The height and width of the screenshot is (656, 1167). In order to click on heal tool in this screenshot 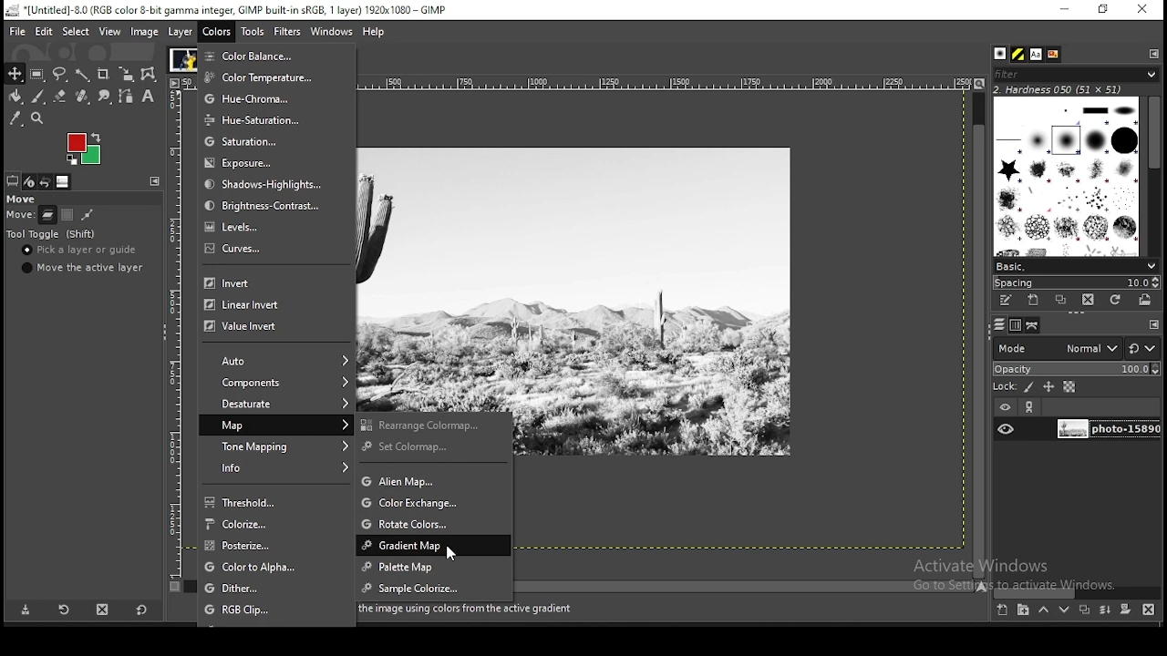, I will do `click(85, 96)`.